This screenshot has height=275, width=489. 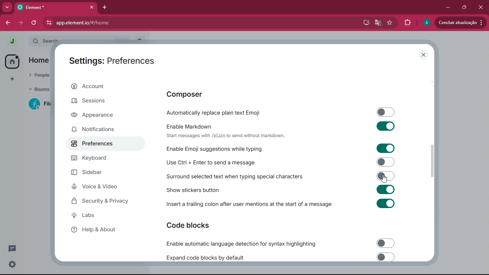 What do you see at coordinates (277, 243) in the screenshot?
I see `Enable automatic language detection for syntax highlighting ` at bounding box center [277, 243].